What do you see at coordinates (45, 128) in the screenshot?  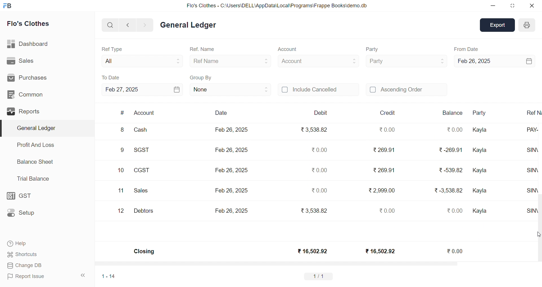 I see `General Ledger` at bounding box center [45, 128].